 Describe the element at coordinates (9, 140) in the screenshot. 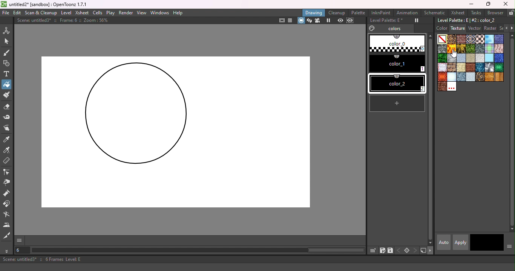

I see `Style picker tool` at that location.